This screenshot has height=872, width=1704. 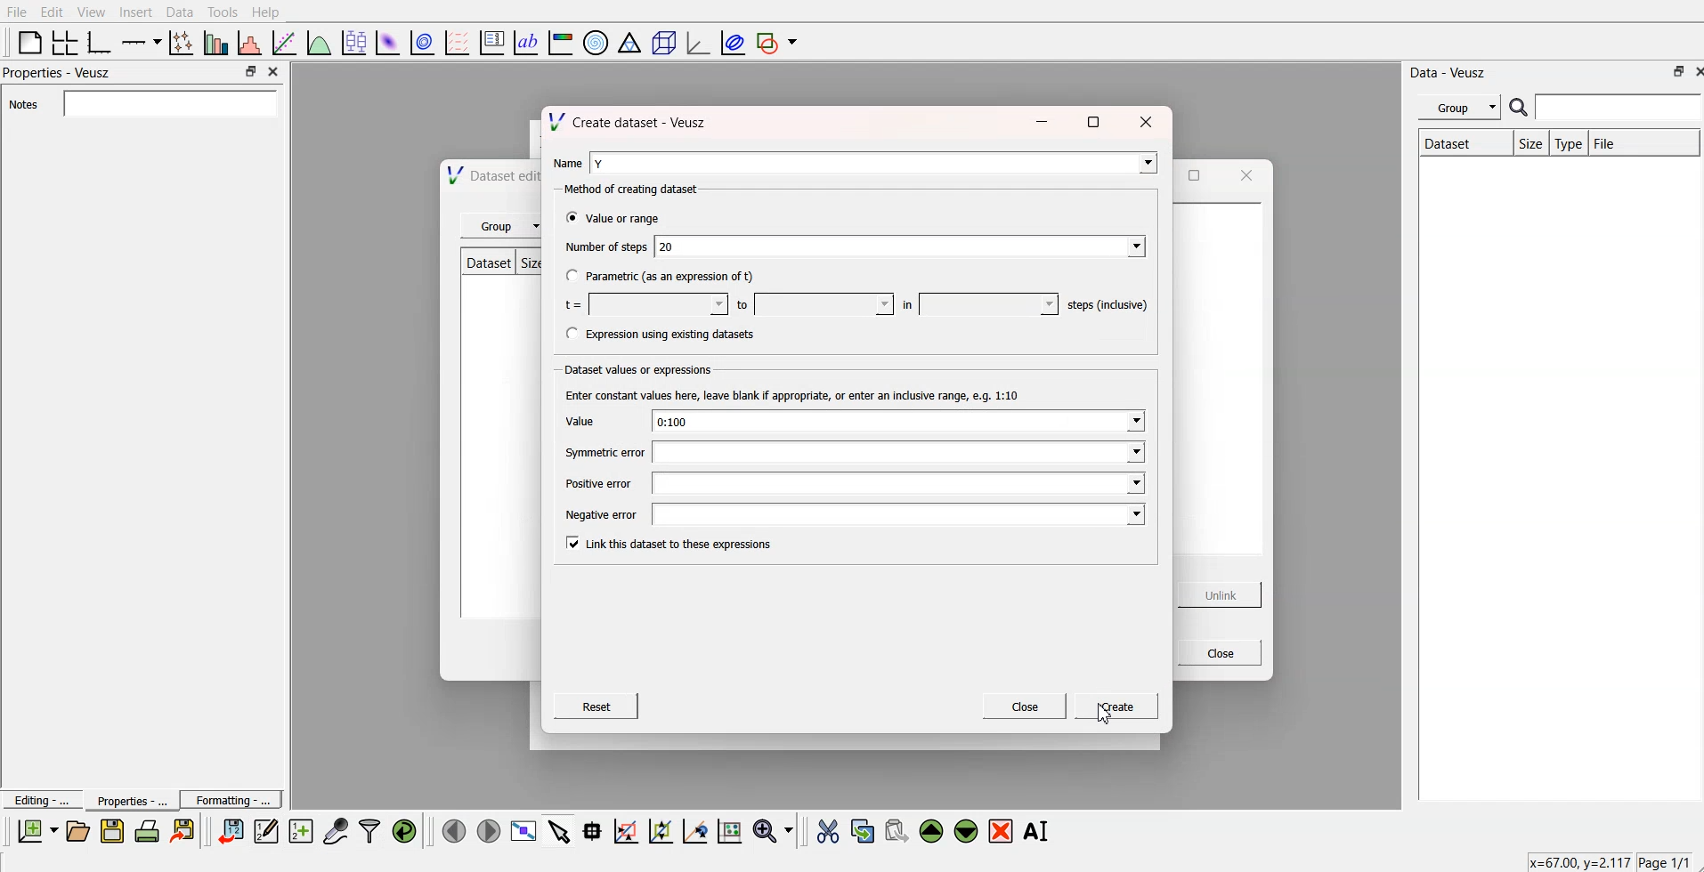 I want to click on 4 Dataset edi, so click(x=483, y=177).